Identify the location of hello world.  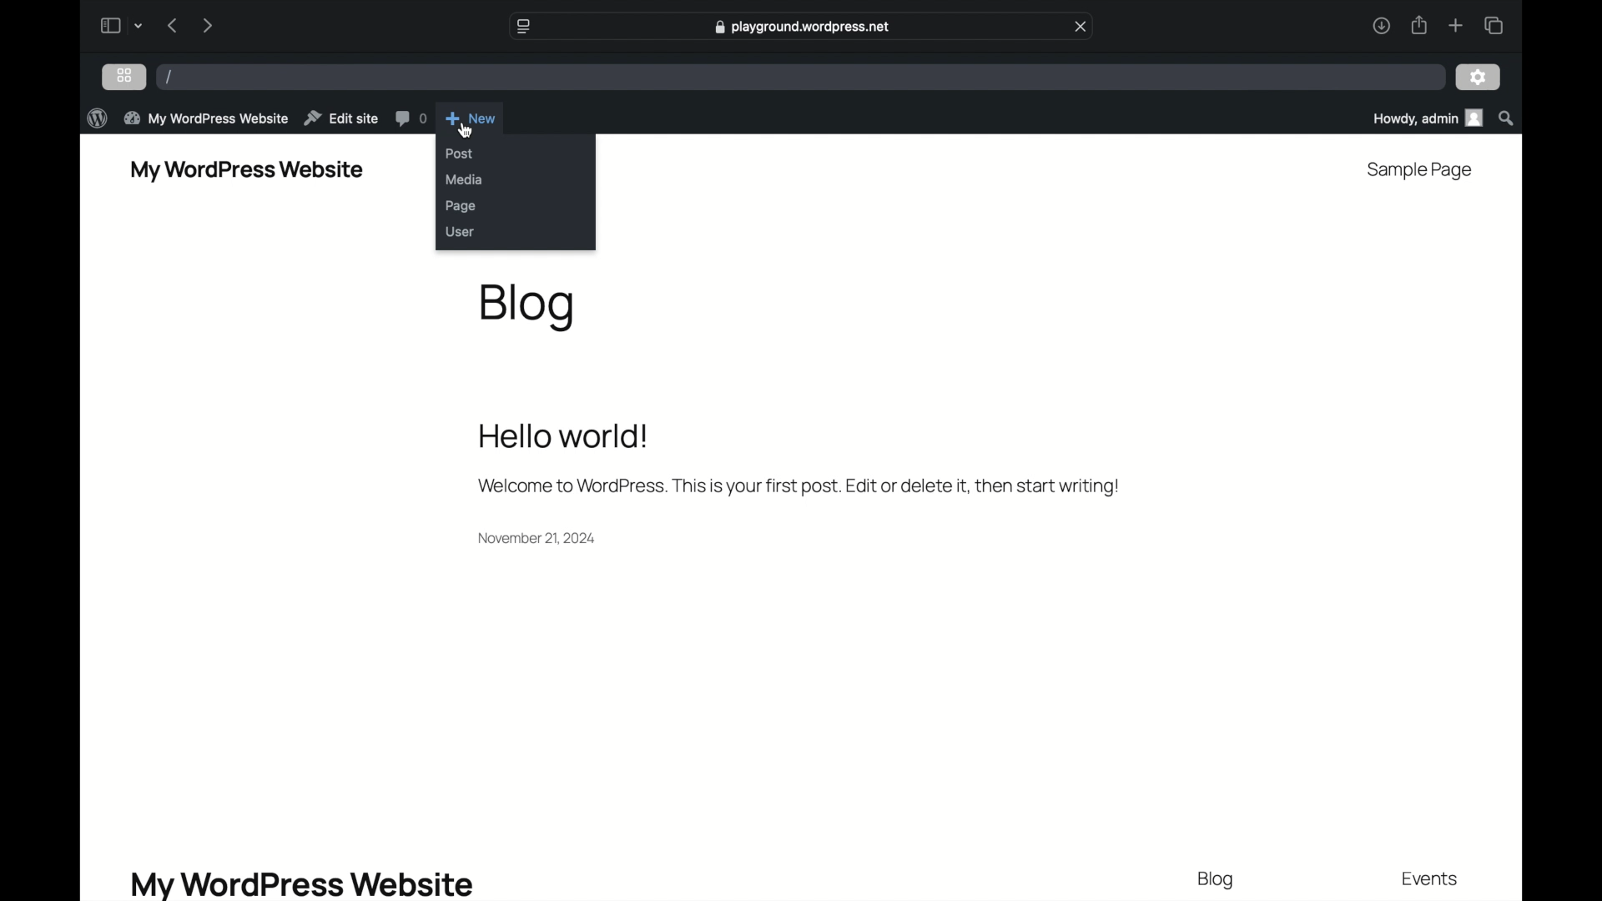
(564, 435).